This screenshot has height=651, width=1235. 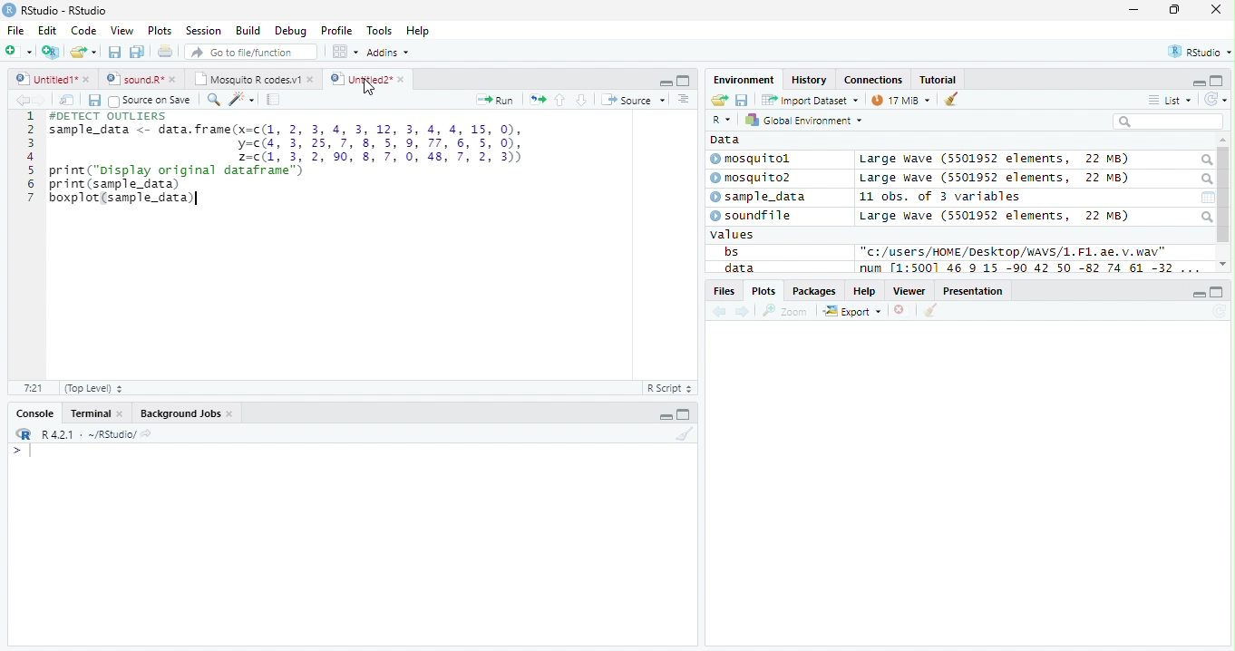 I want to click on zoom, so click(x=785, y=310).